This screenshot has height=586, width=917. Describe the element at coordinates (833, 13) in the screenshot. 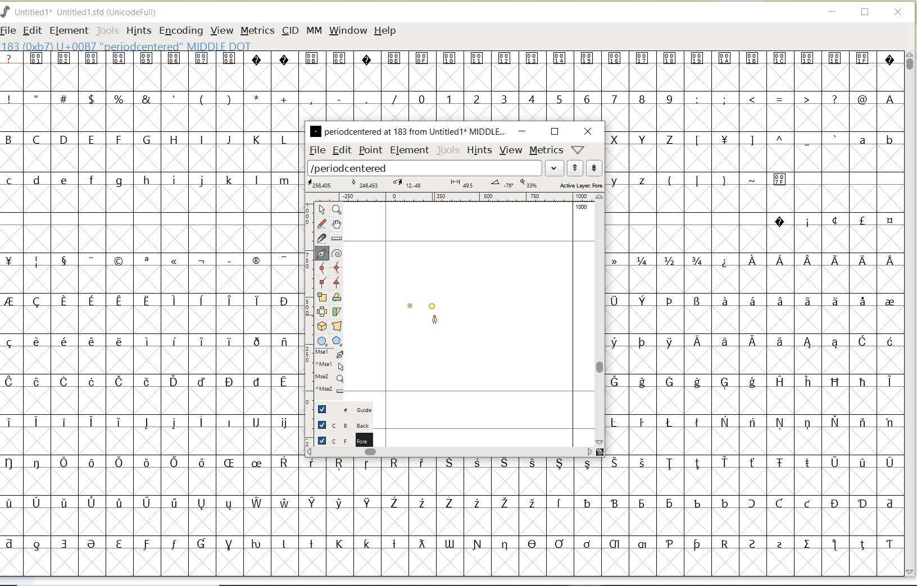

I see `MINIMIZE` at that location.